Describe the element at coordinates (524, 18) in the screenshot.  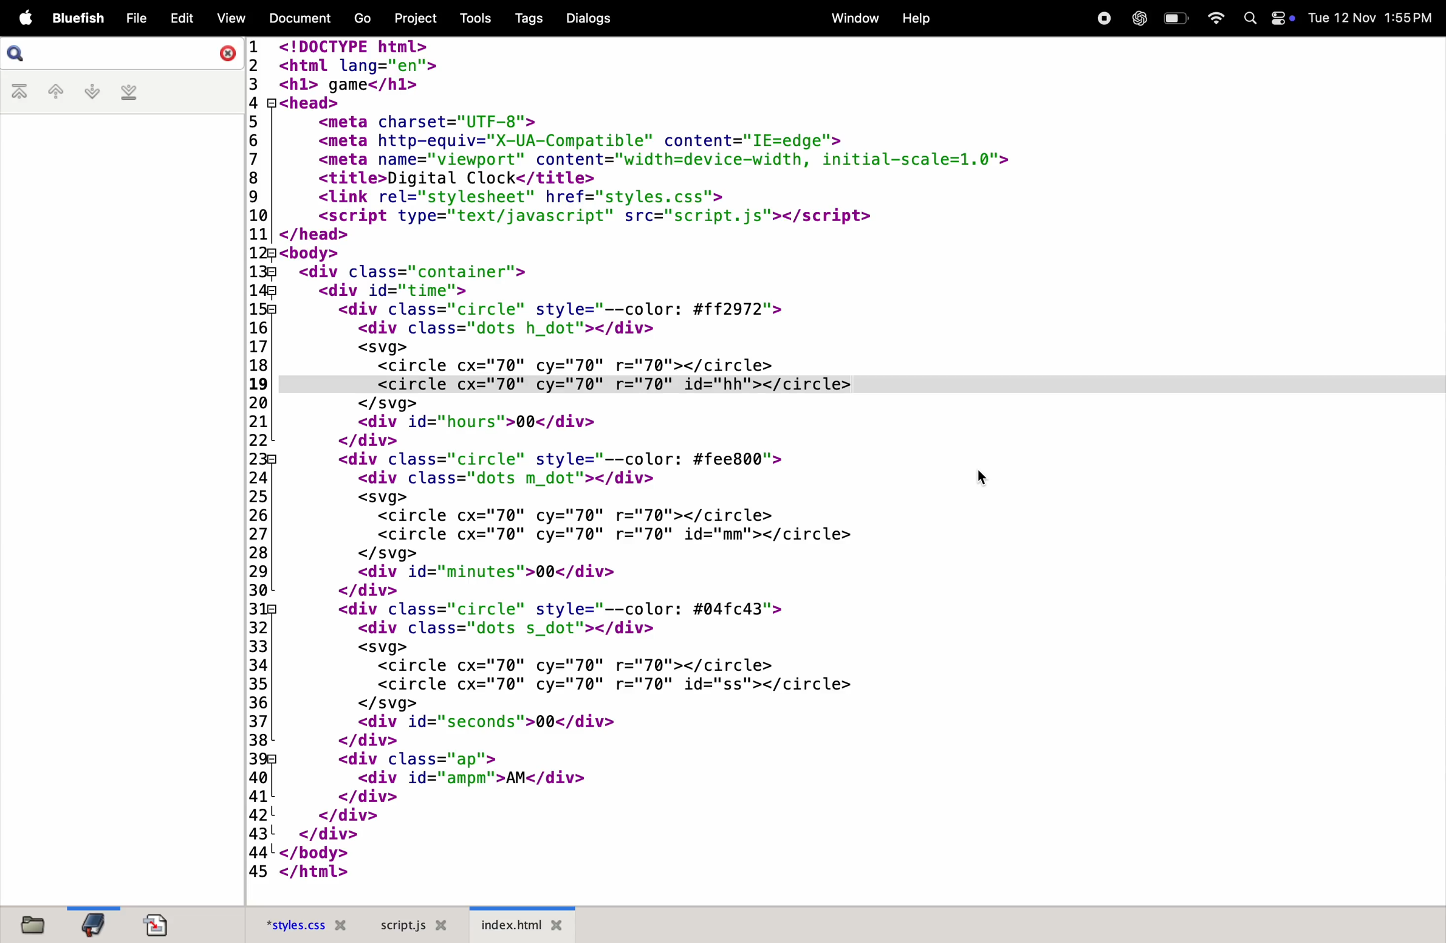
I see `tags` at that location.